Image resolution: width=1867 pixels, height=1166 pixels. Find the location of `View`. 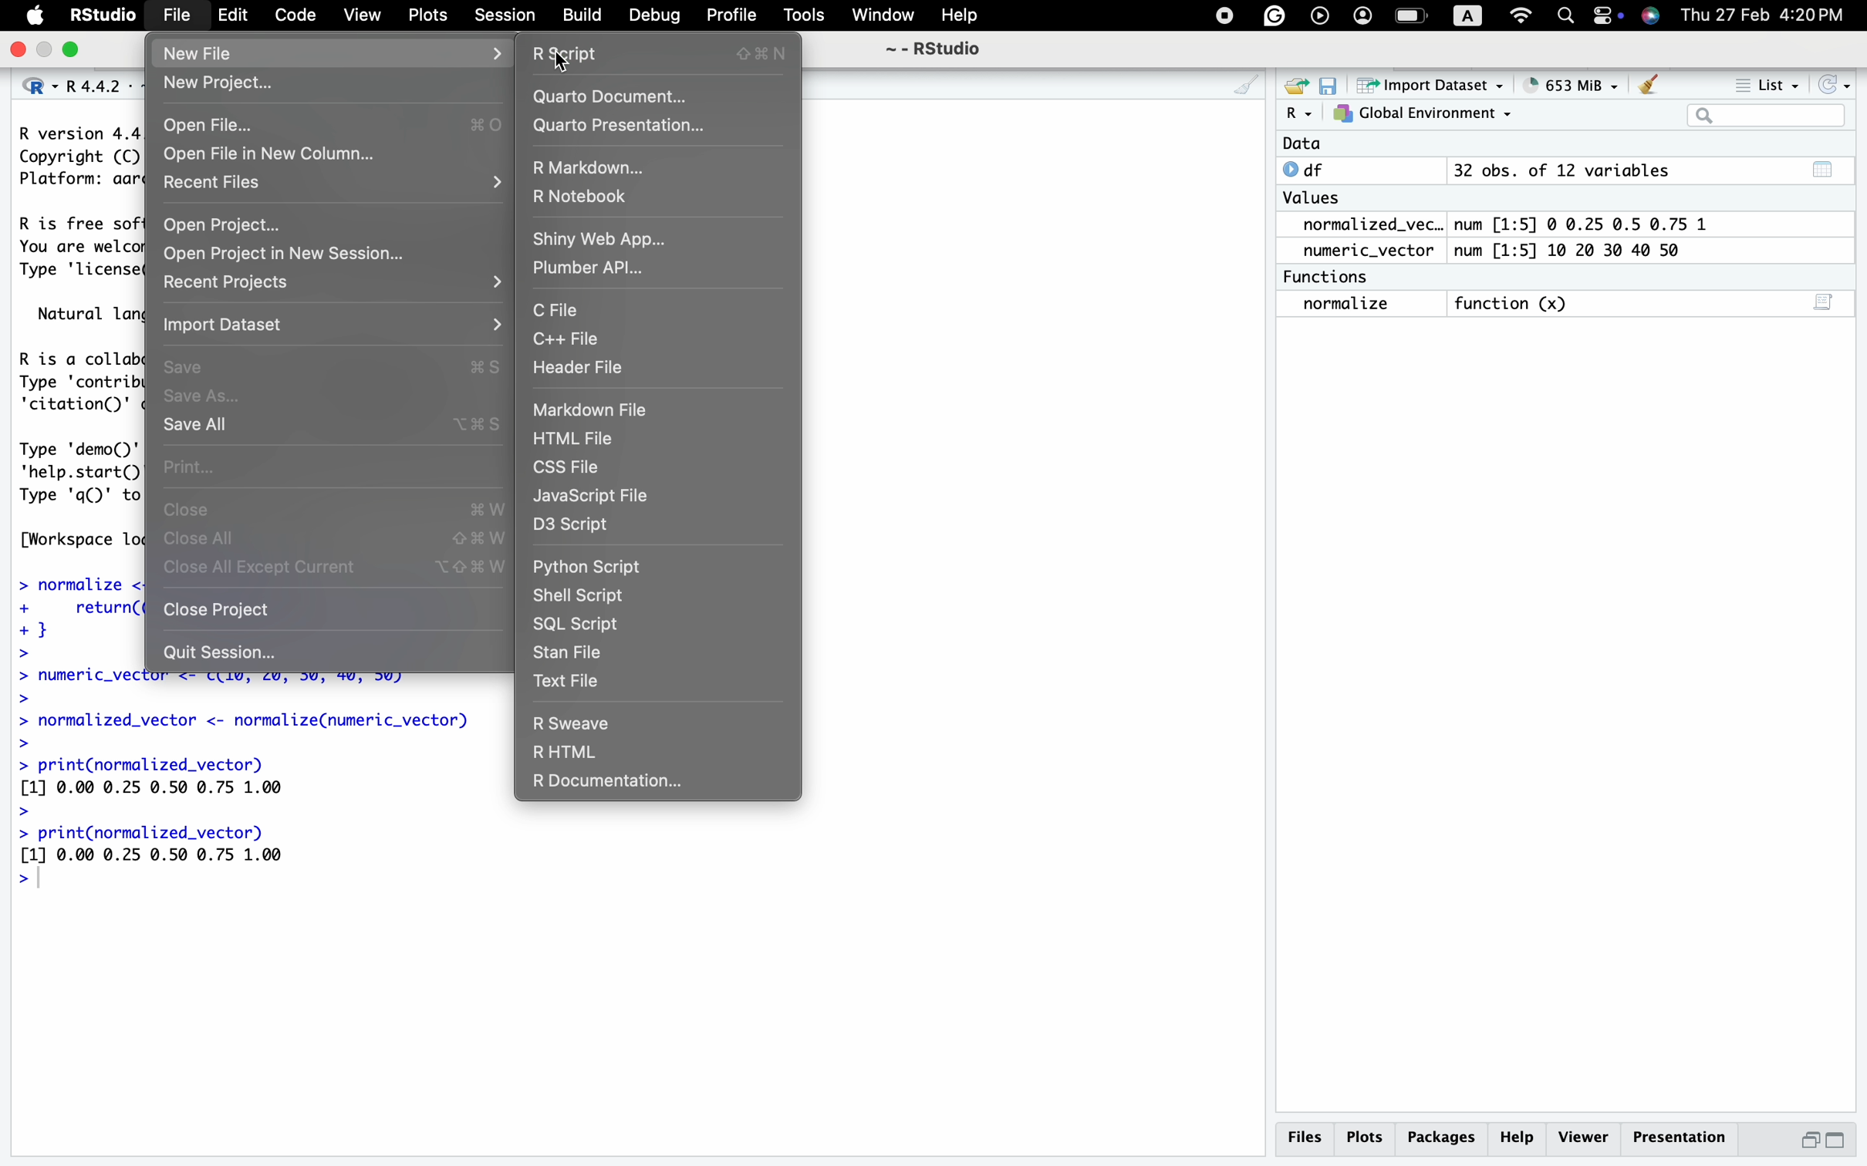

View is located at coordinates (360, 16).